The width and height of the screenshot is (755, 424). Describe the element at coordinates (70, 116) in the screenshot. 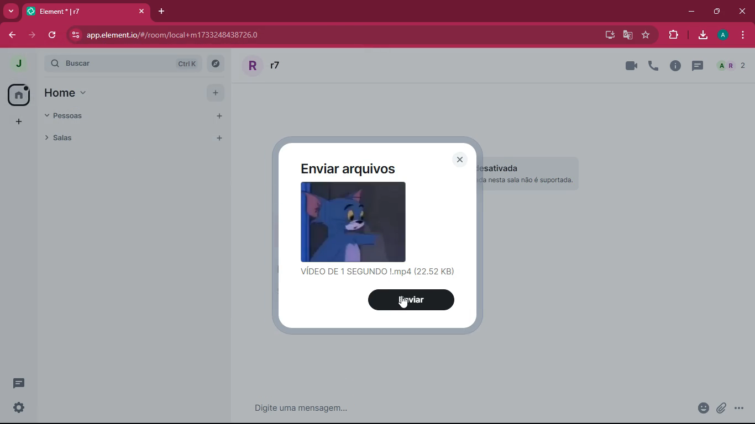

I see `pessoas` at that location.